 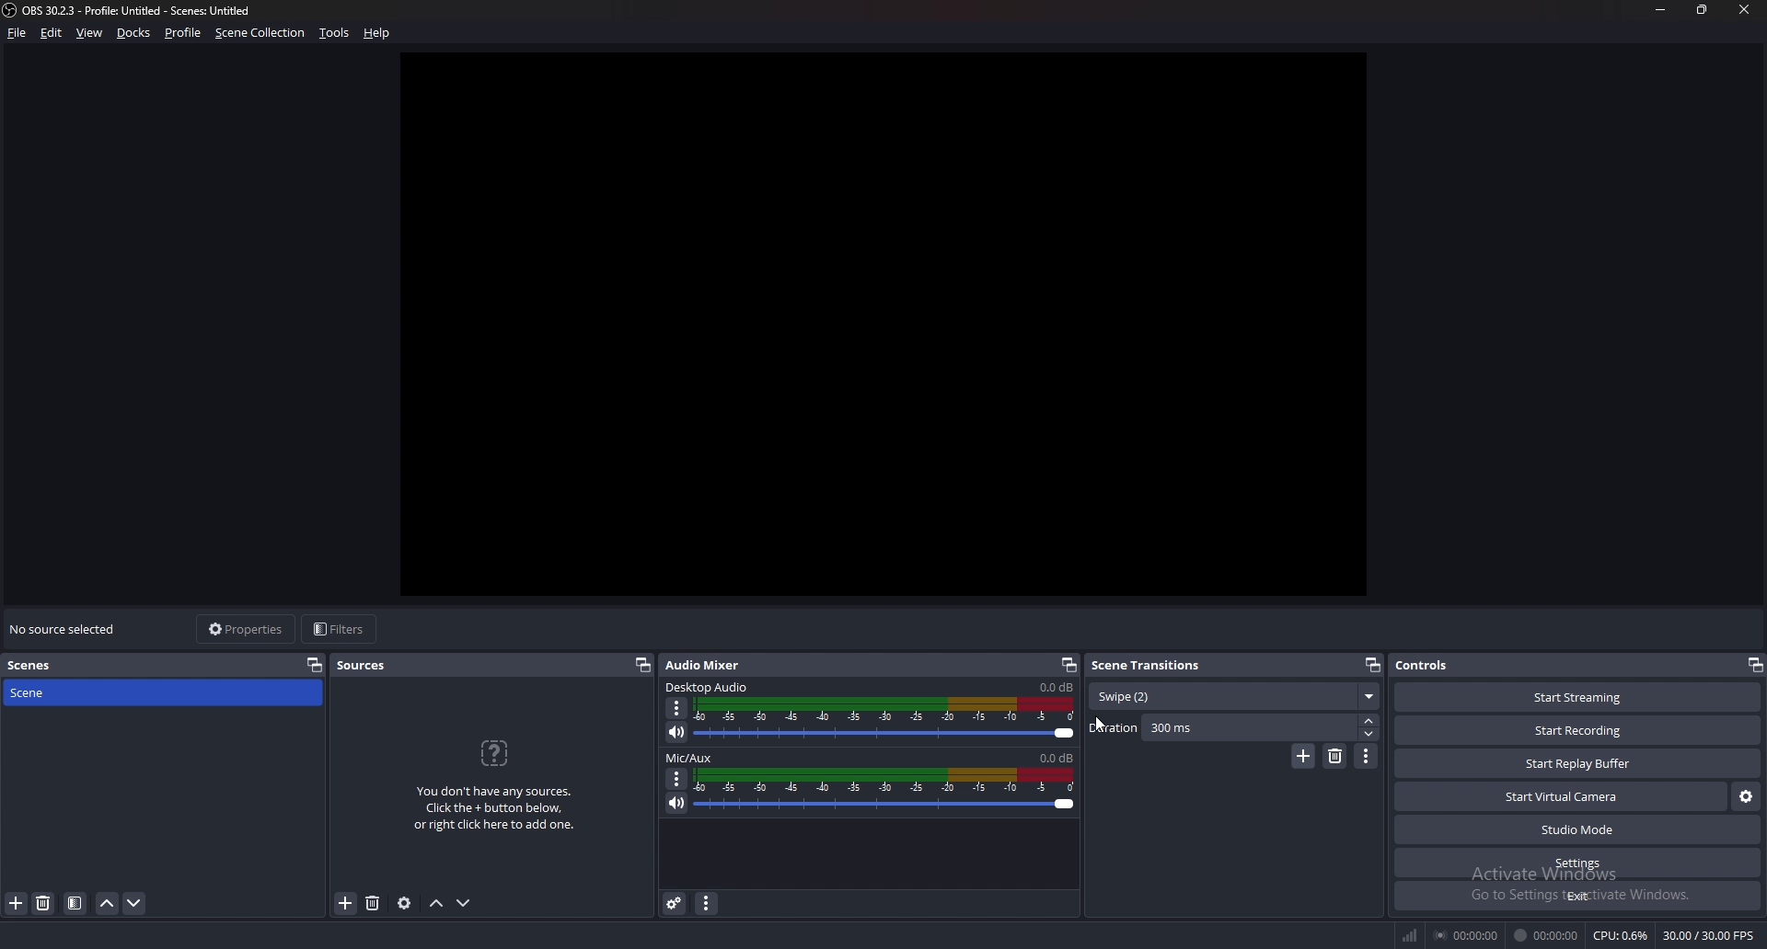 I want to click on workspace, so click(x=895, y=321).